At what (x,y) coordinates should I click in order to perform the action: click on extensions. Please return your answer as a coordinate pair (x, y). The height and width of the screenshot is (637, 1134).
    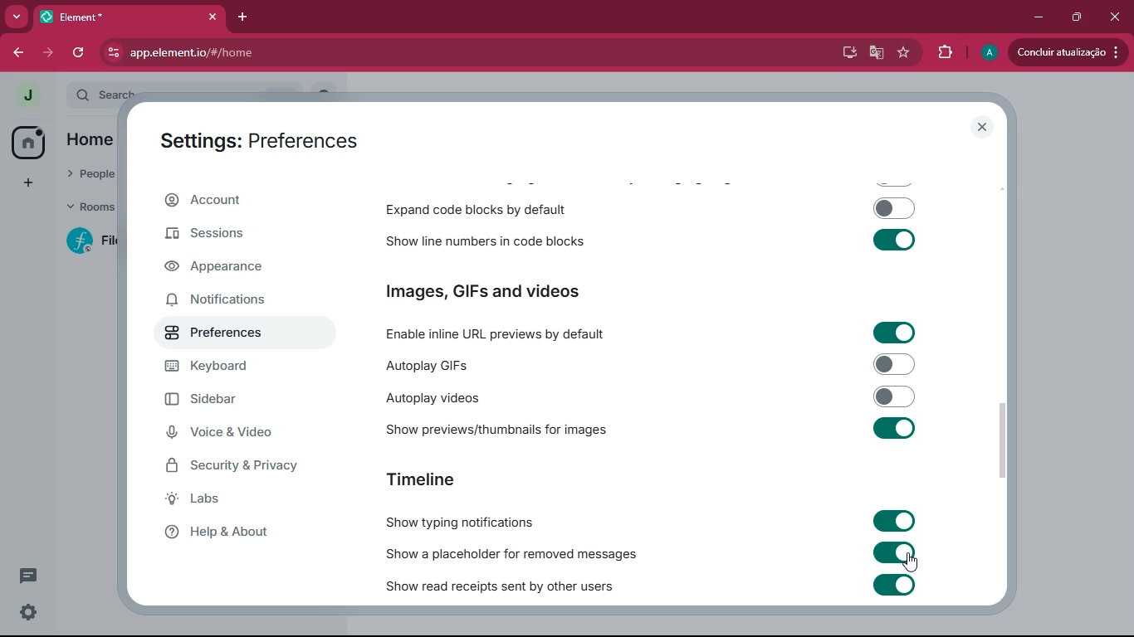
    Looking at the image, I should click on (947, 54).